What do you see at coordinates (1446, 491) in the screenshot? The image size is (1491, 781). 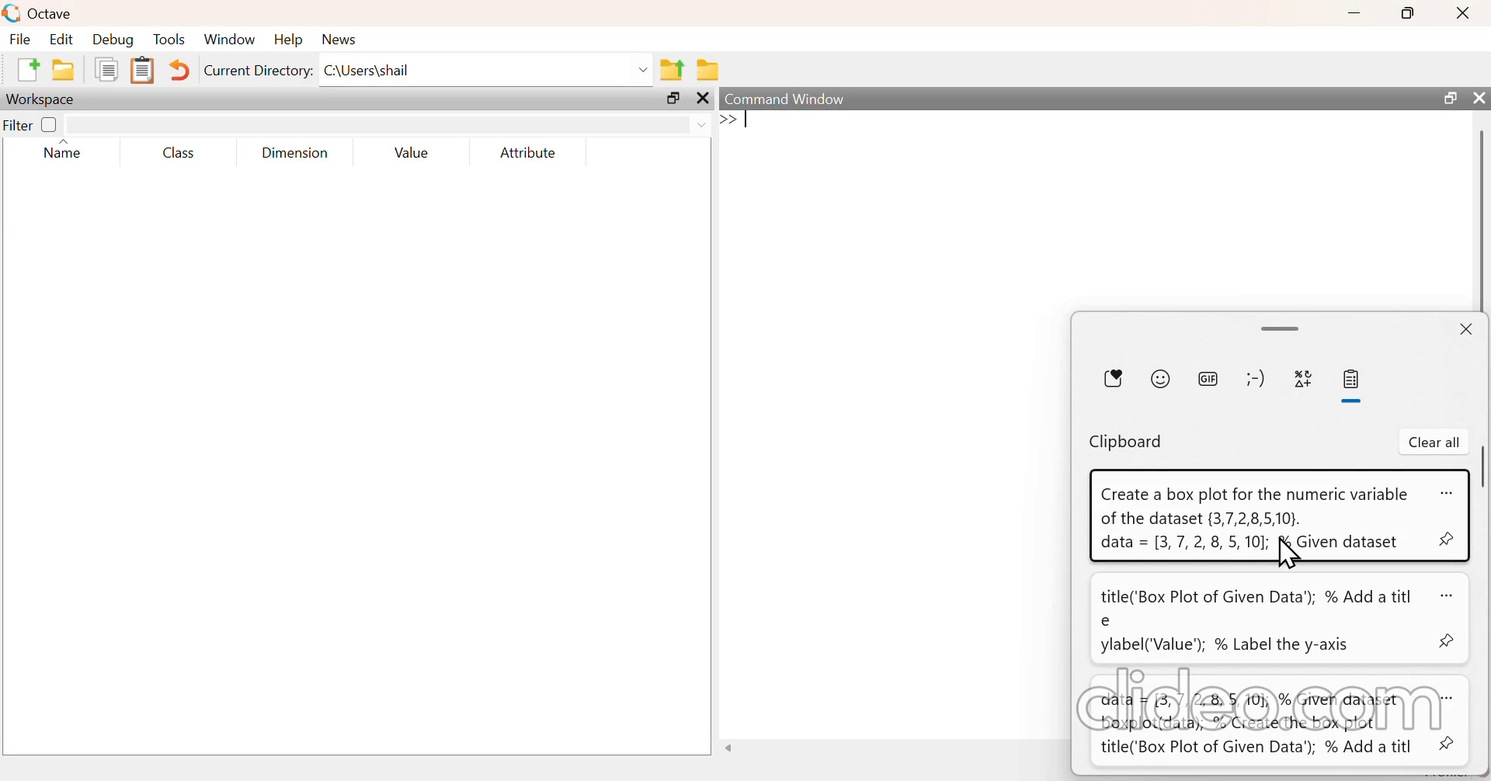 I see `more options` at bounding box center [1446, 491].